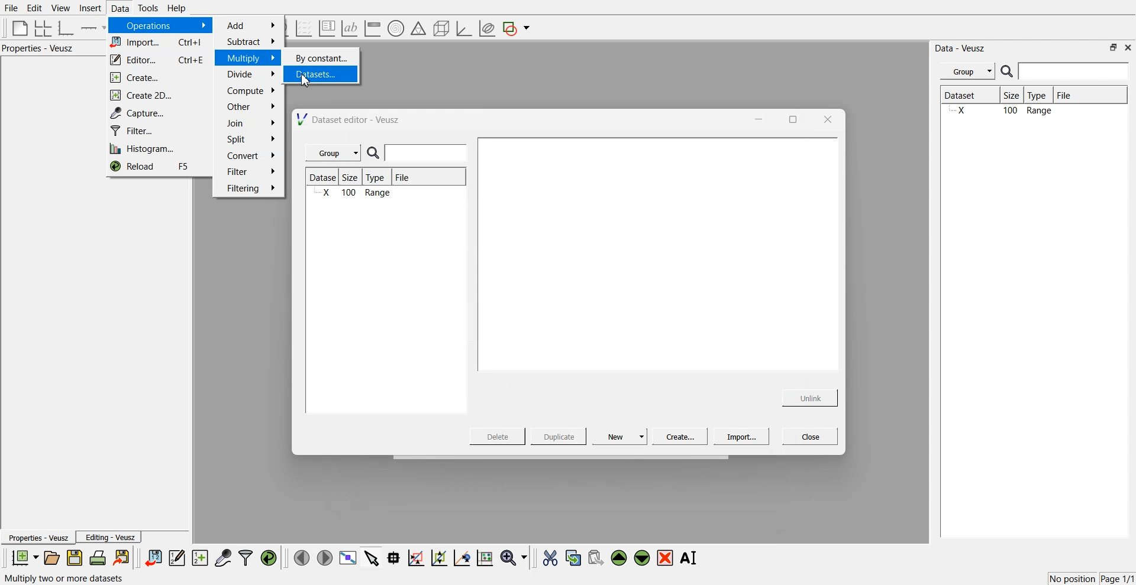 The width and height of the screenshot is (1136, 585). What do you see at coordinates (302, 557) in the screenshot?
I see `move left` at bounding box center [302, 557].